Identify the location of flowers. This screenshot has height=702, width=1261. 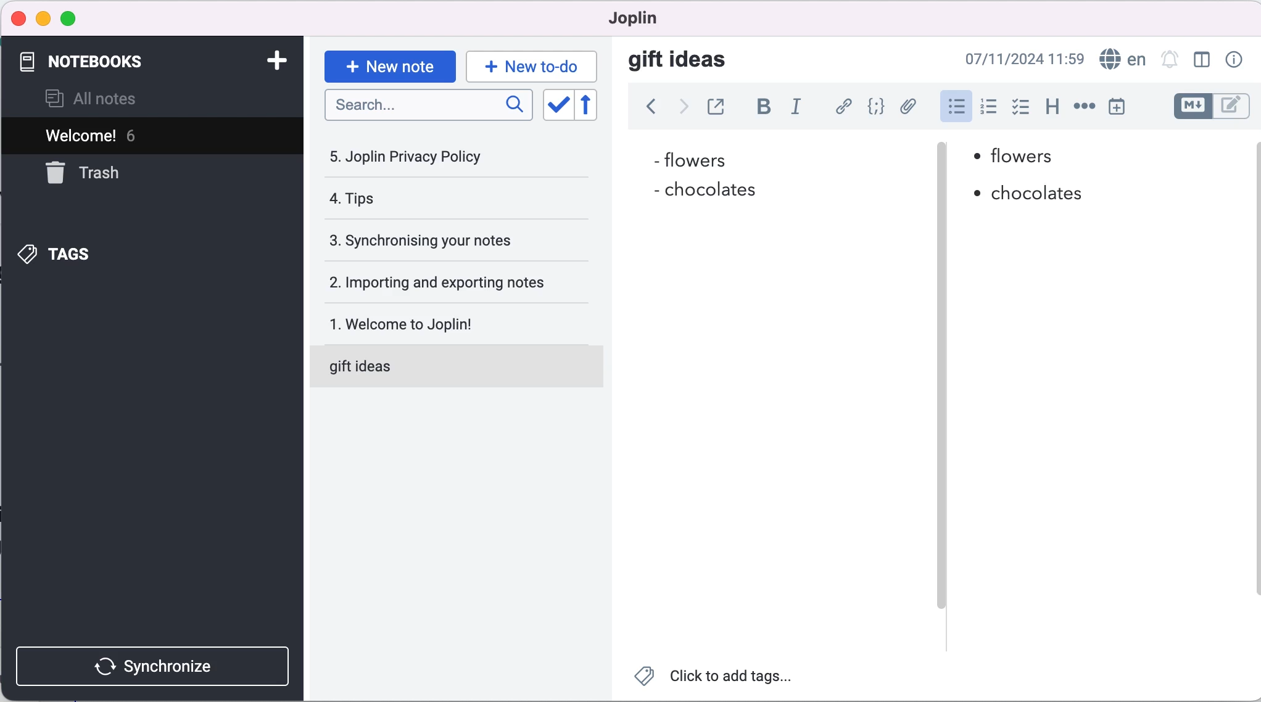
(1028, 160).